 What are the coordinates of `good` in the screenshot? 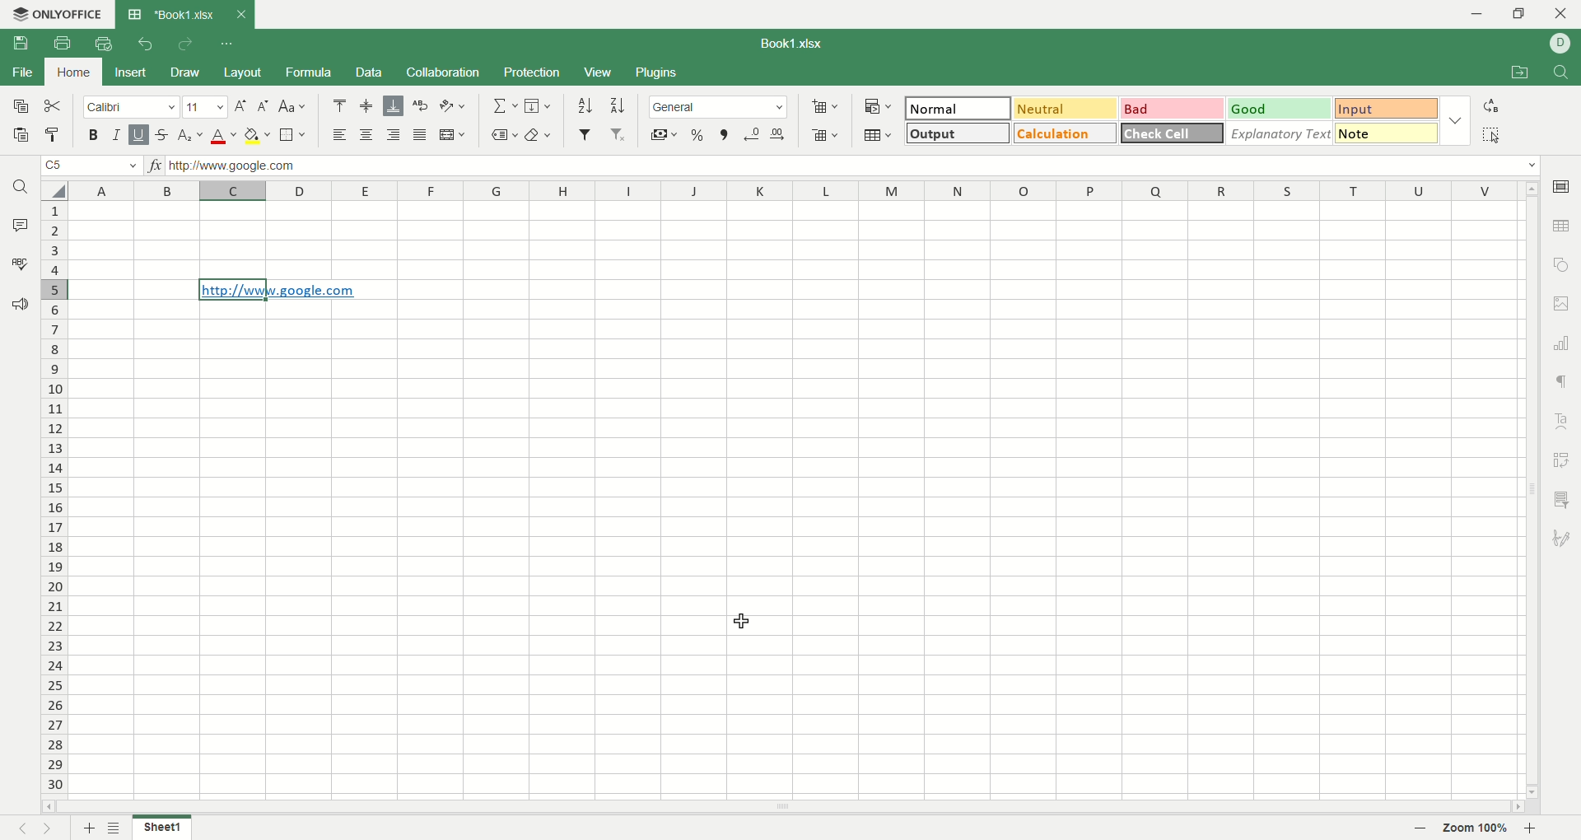 It's located at (1277, 108).